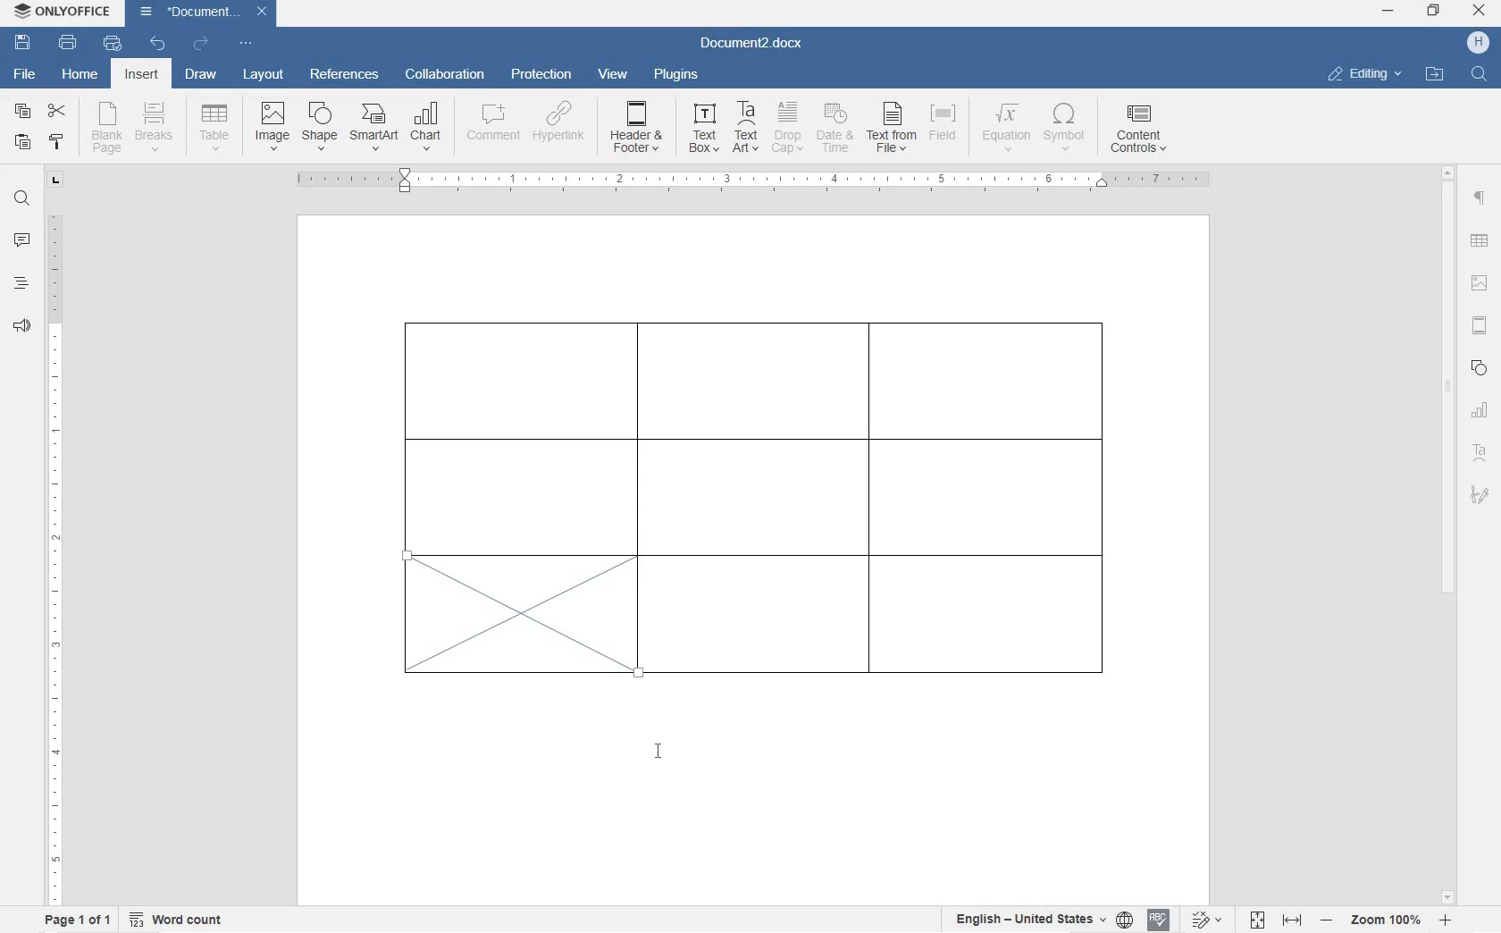 This screenshot has width=1501, height=933. I want to click on cut, so click(56, 112).